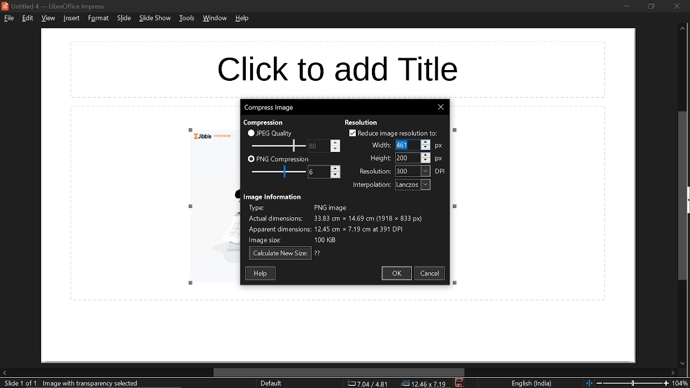 This screenshot has height=388, width=690. Describe the element at coordinates (9, 19) in the screenshot. I see `file` at that location.